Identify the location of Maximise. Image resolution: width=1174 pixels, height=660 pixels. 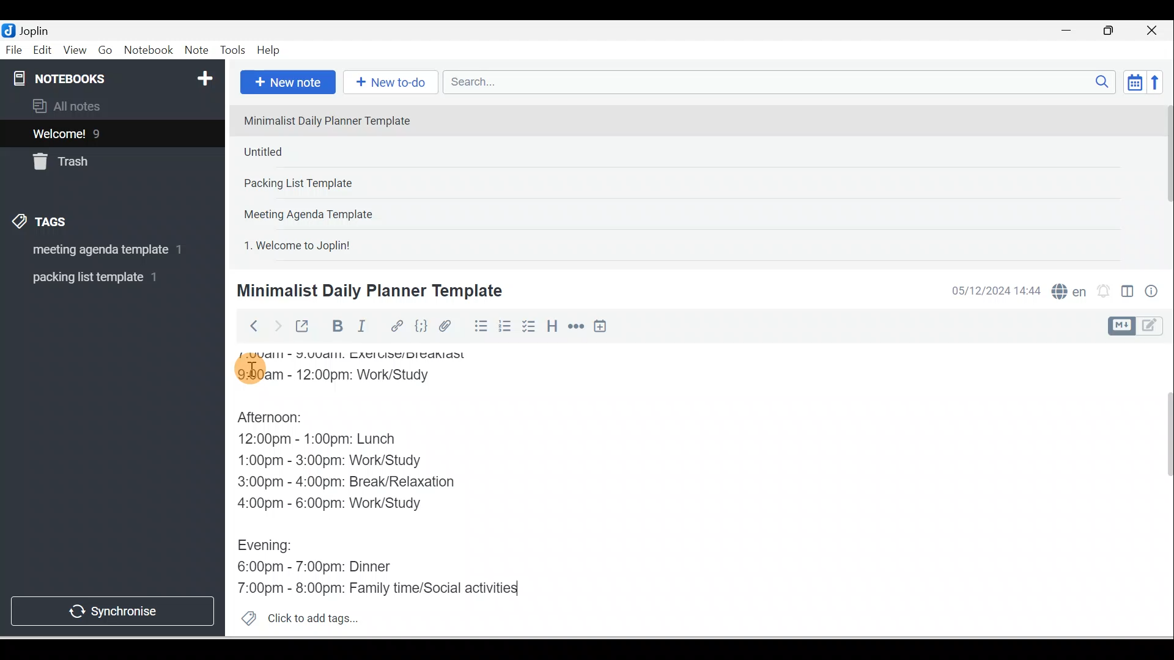
(1113, 31).